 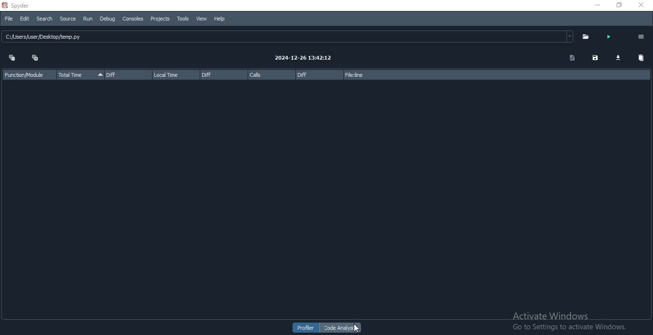 I want to click on Help, so click(x=220, y=20).